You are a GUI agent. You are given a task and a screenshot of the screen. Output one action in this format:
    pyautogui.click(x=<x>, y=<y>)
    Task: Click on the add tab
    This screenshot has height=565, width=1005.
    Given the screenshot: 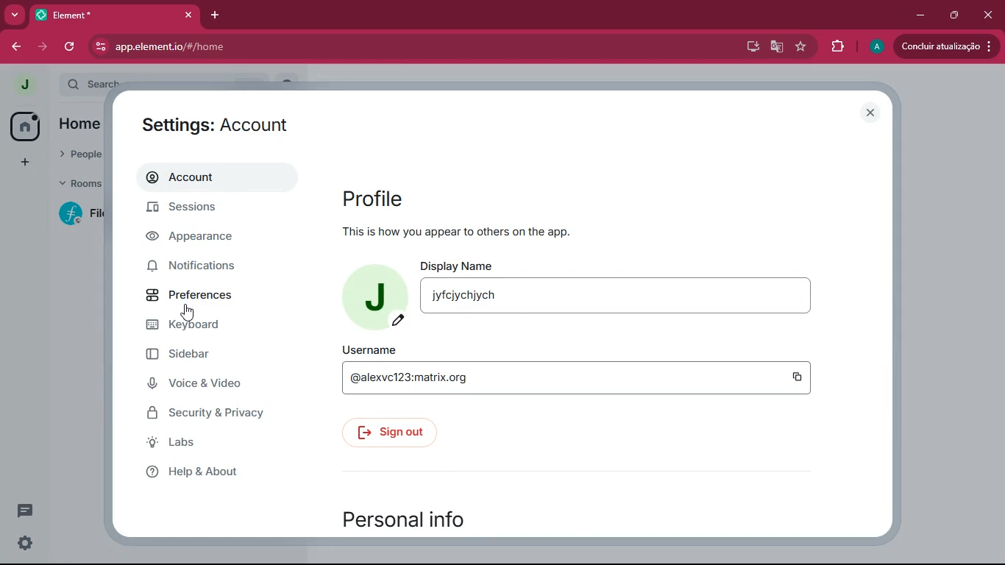 What is the action you would take?
    pyautogui.click(x=216, y=15)
    